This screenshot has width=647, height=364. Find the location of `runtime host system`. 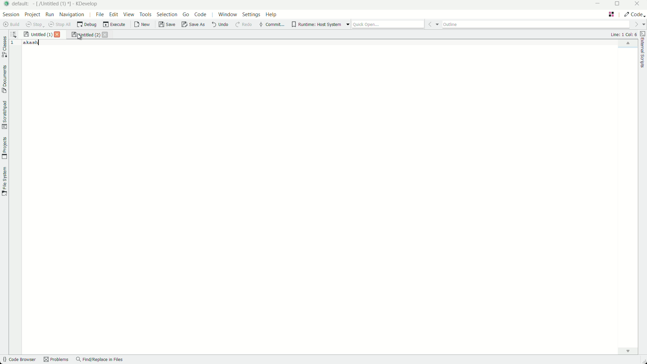

runtime host system is located at coordinates (320, 25).